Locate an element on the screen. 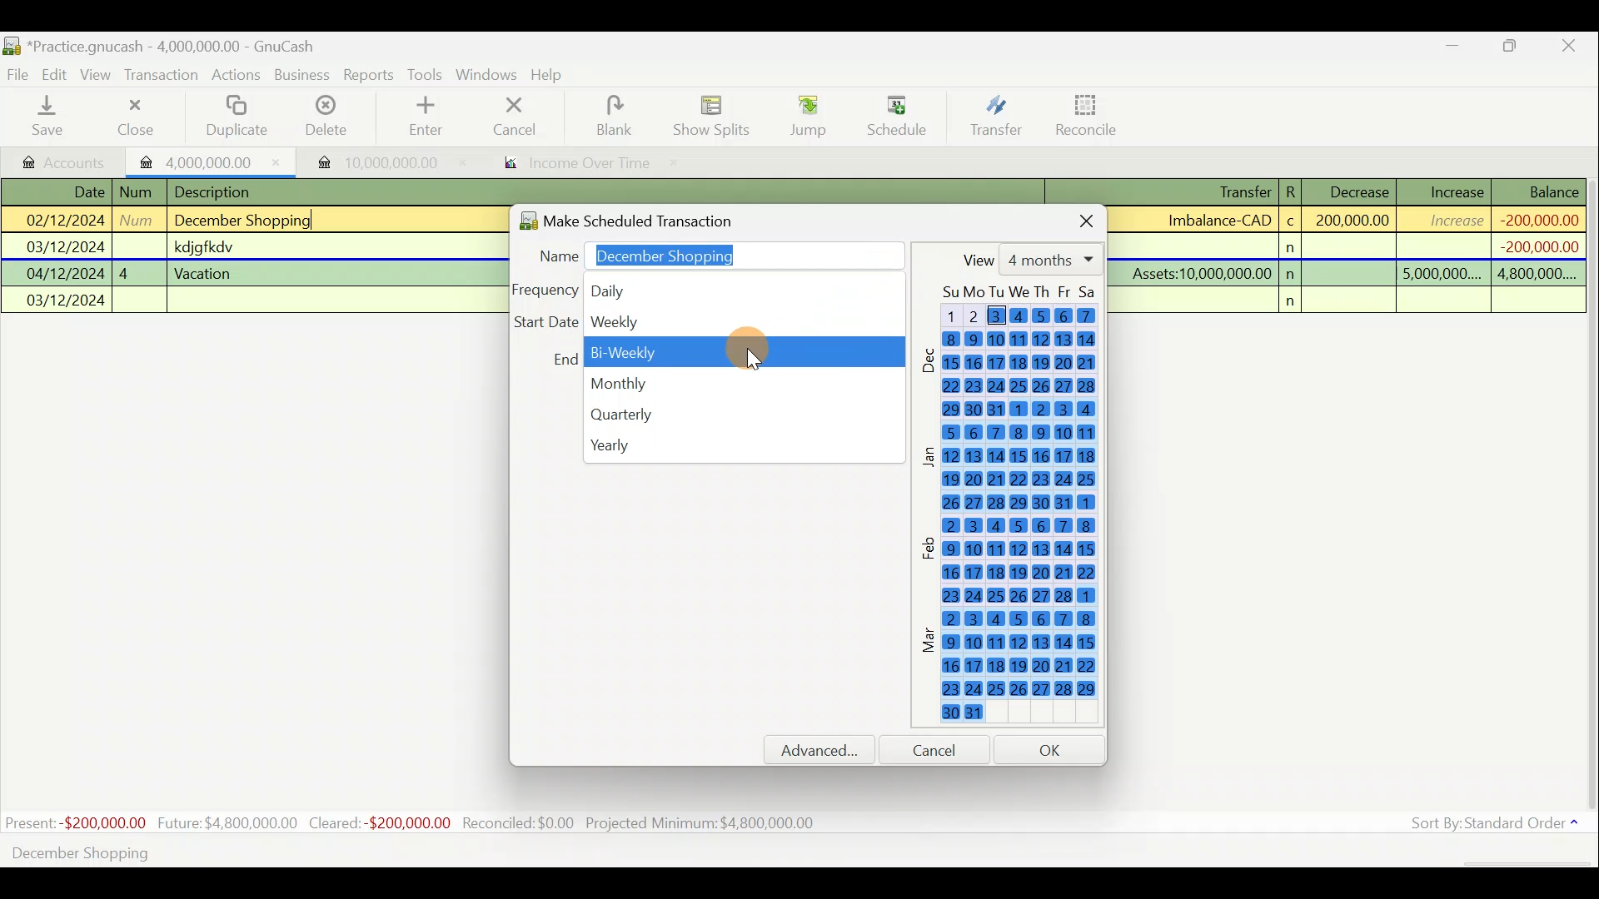 The width and height of the screenshot is (1599, 899). Jump is located at coordinates (803, 115).